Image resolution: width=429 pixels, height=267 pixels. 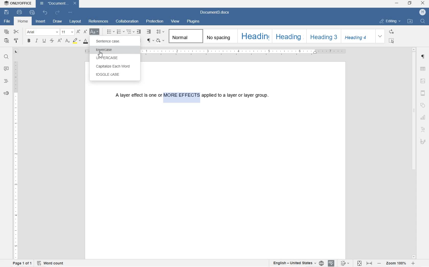 What do you see at coordinates (391, 31) in the screenshot?
I see `REPLACE` at bounding box center [391, 31].